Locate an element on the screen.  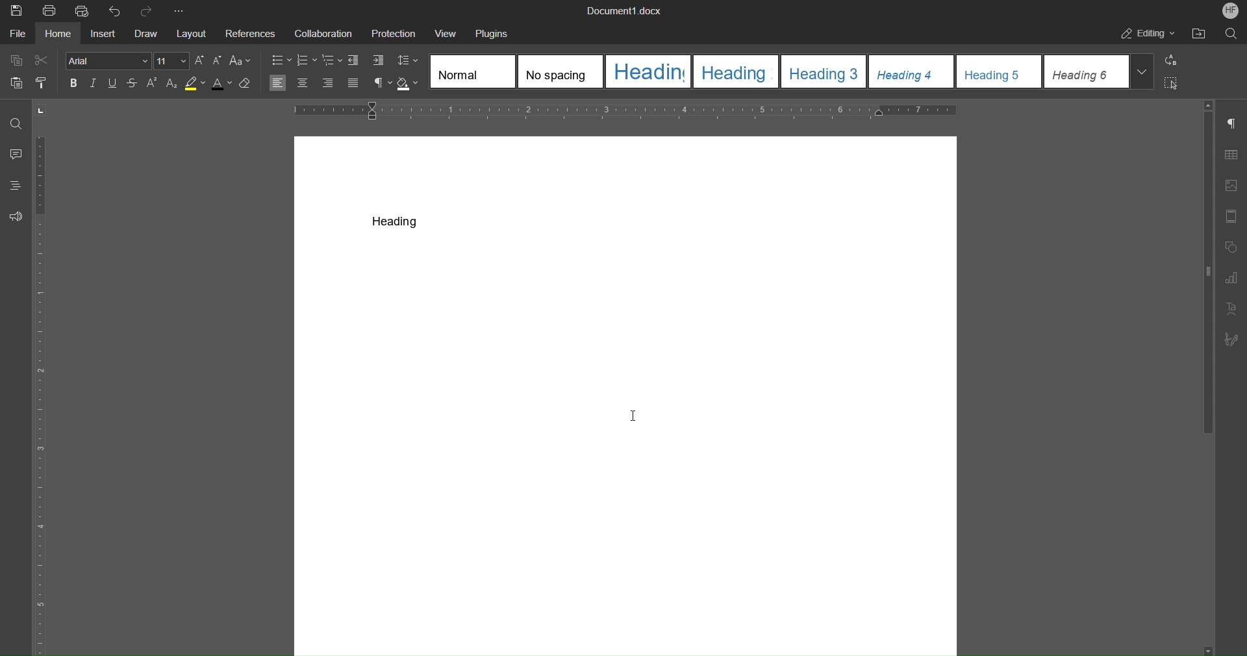
Replace is located at coordinates (1172, 60).